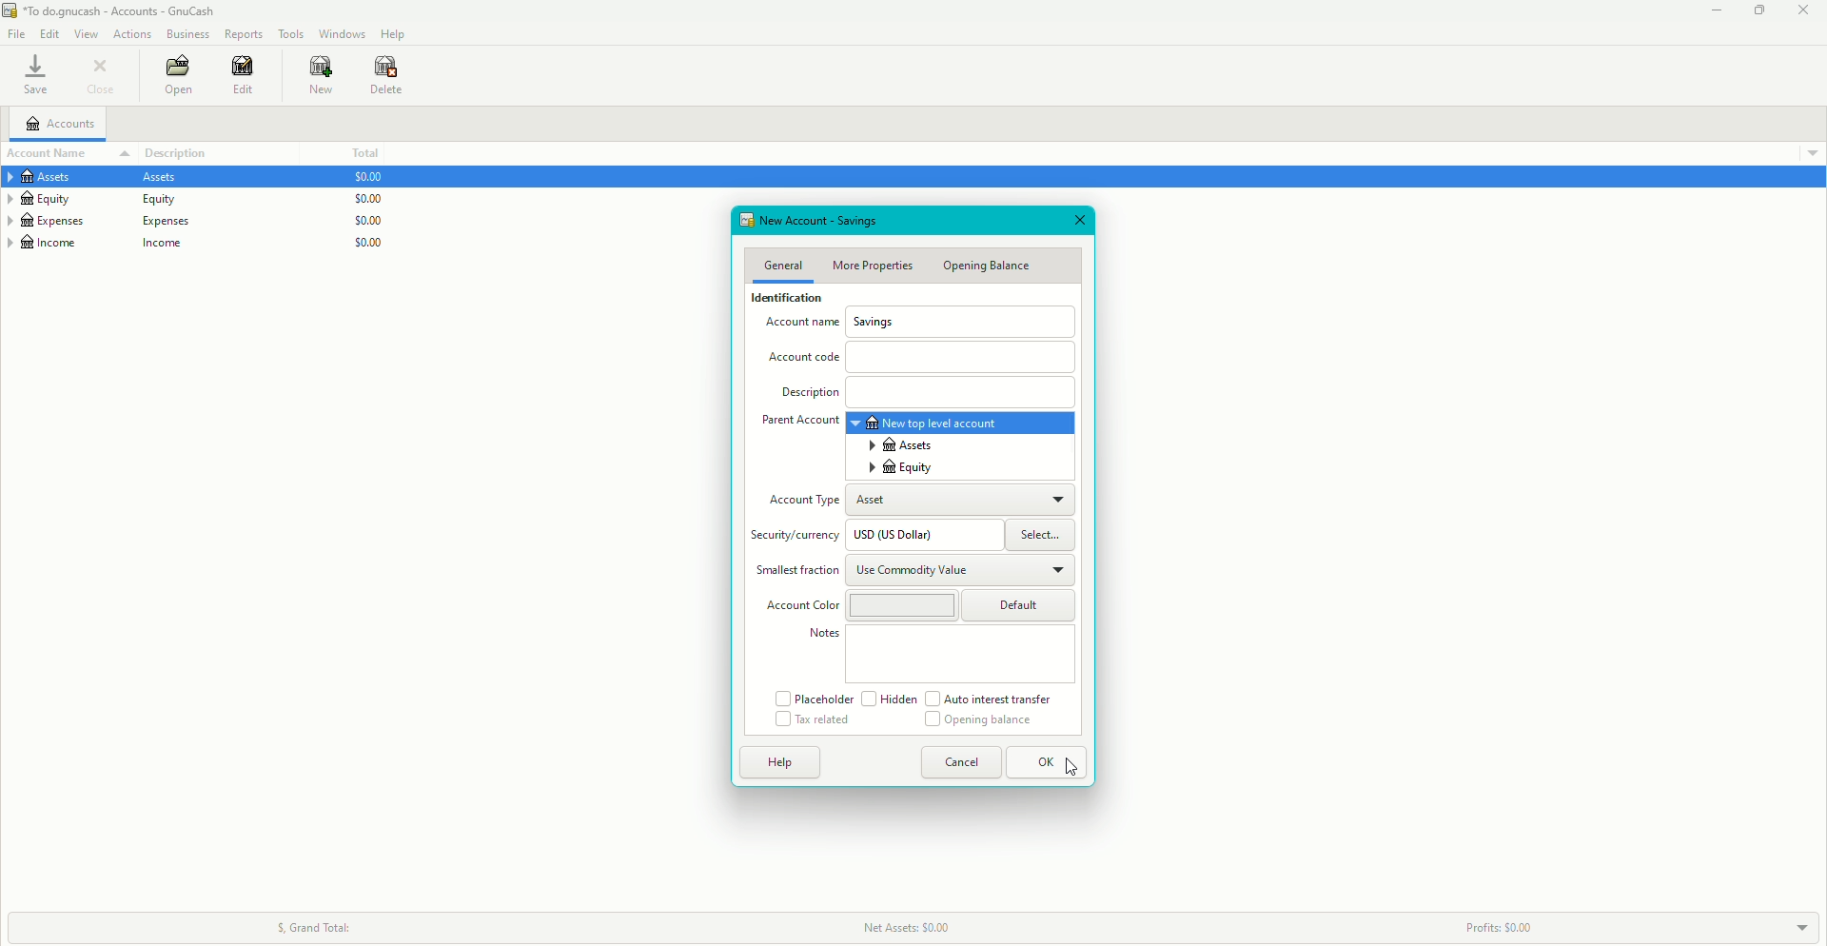 Image resolution: width=1827 pixels, height=946 pixels. Describe the element at coordinates (50, 153) in the screenshot. I see `Account name` at that location.